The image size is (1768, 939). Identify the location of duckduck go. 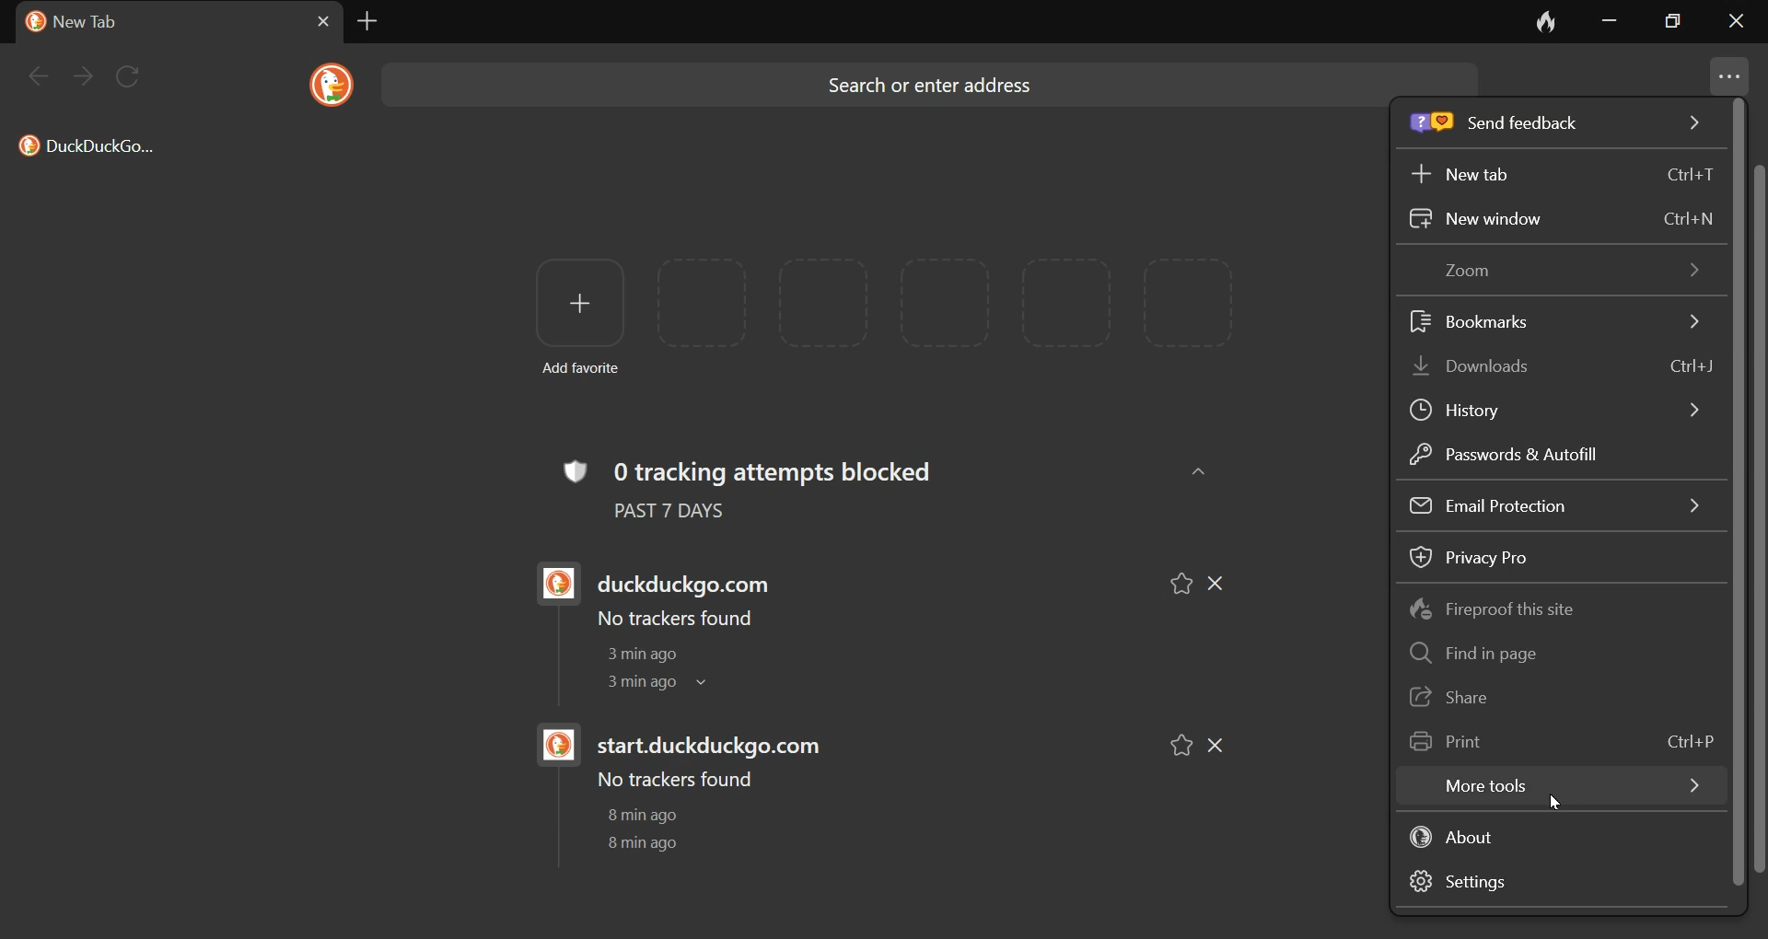
(31, 21).